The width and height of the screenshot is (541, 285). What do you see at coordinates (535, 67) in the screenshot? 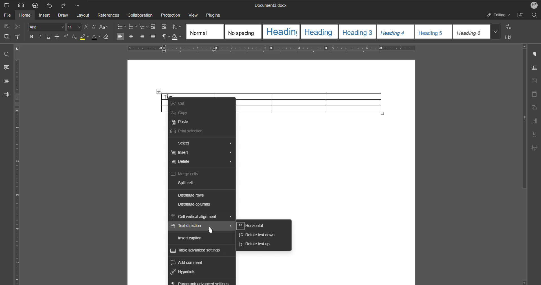
I see `Table Settings` at bounding box center [535, 67].